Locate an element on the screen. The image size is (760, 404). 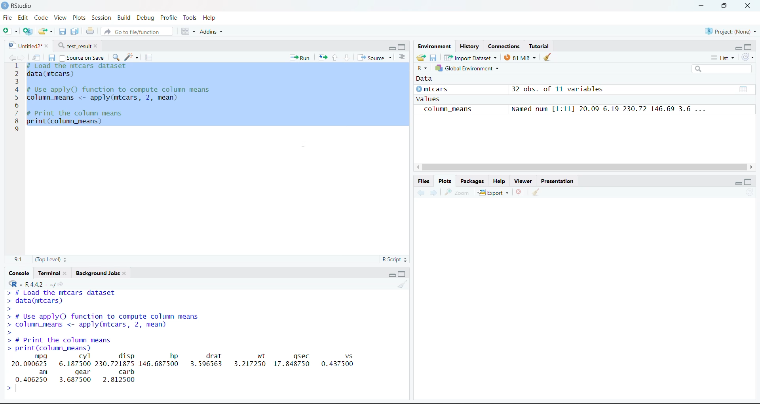
130kib used by R session (Source: Windows System) is located at coordinates (522, 58).